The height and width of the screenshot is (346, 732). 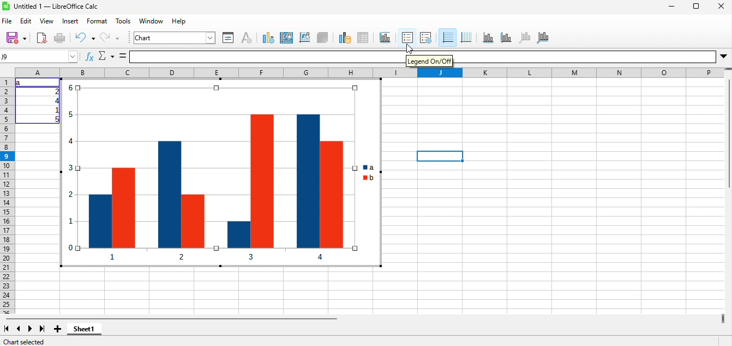 What do you see at coordinates (43, 329) in the screenshot?
I see `last sheet` at bounding box center [43, 329].